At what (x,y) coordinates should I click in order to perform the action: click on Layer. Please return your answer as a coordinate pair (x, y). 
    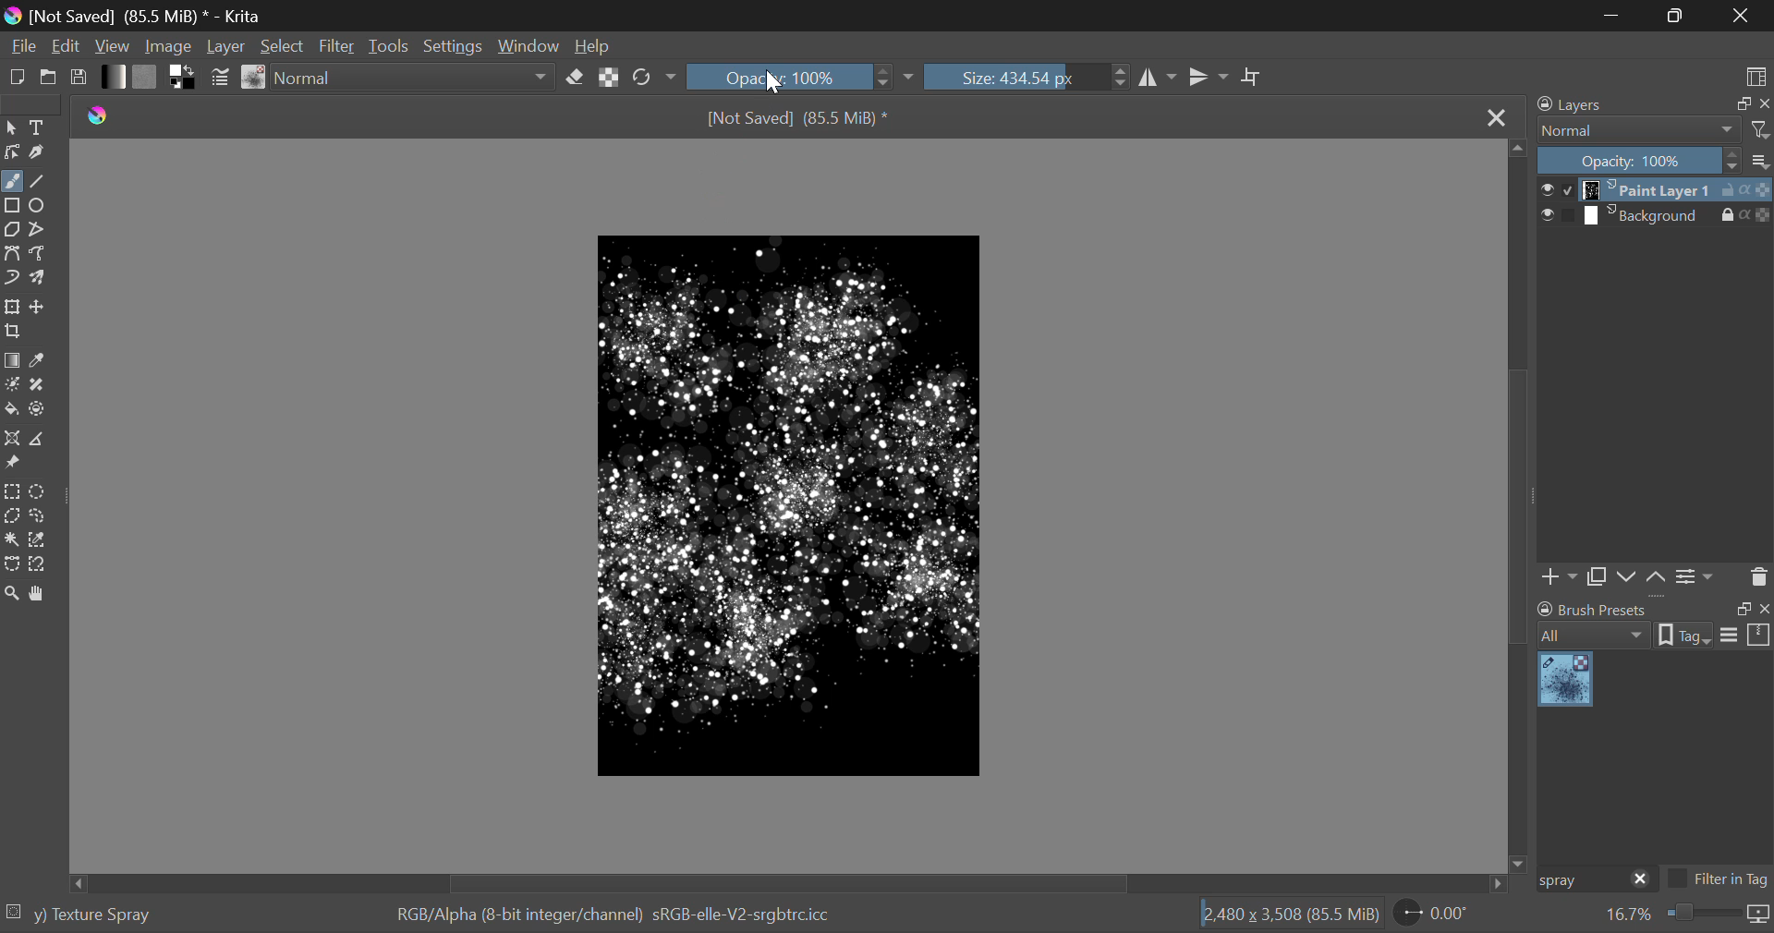
    Looking at the image, I should click on (227, 45).